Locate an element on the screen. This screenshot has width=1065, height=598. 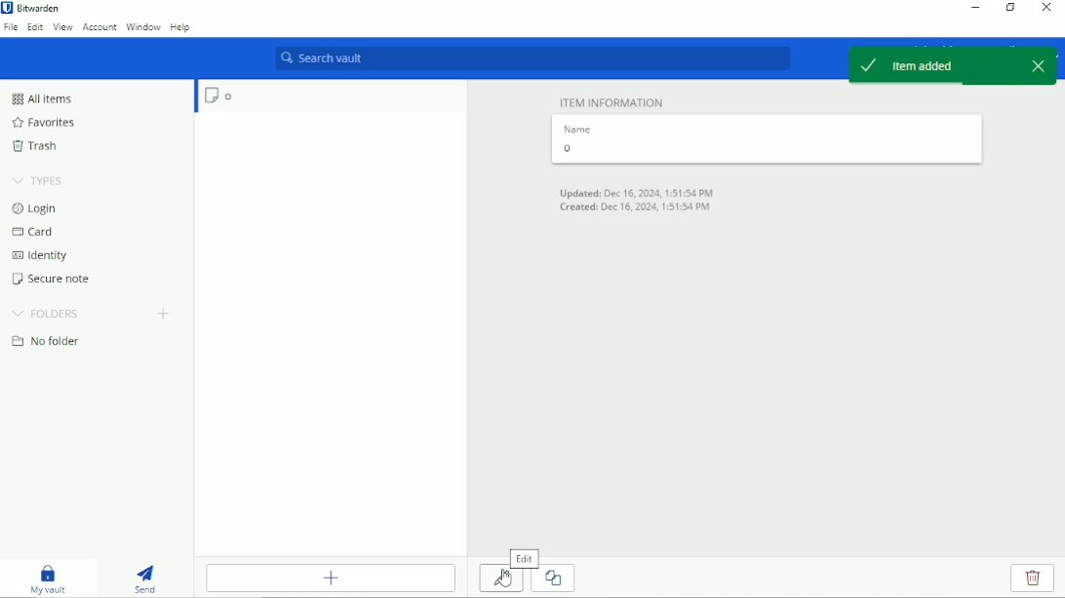
Restore down is located at coordinates (1008, 8).